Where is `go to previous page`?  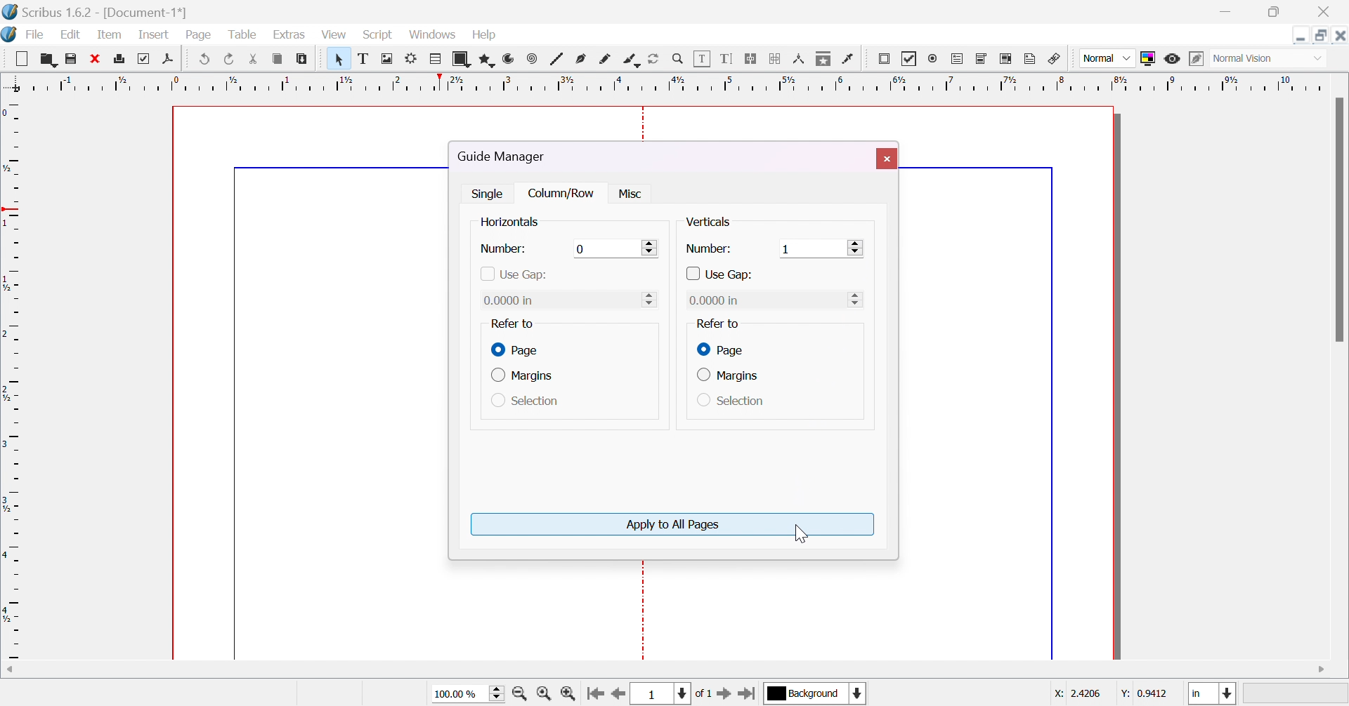
go to previous page is located at coordinates (618, 694).